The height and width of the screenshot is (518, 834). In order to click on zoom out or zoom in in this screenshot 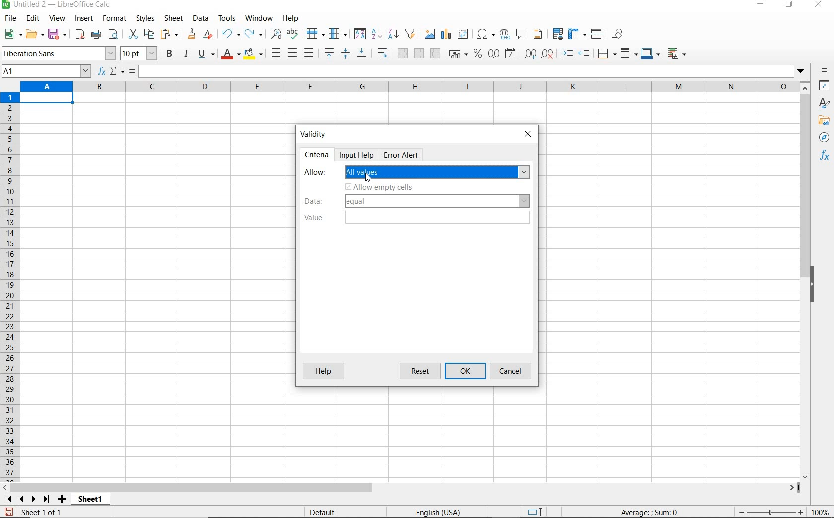, I will do `click(767, 512)`.